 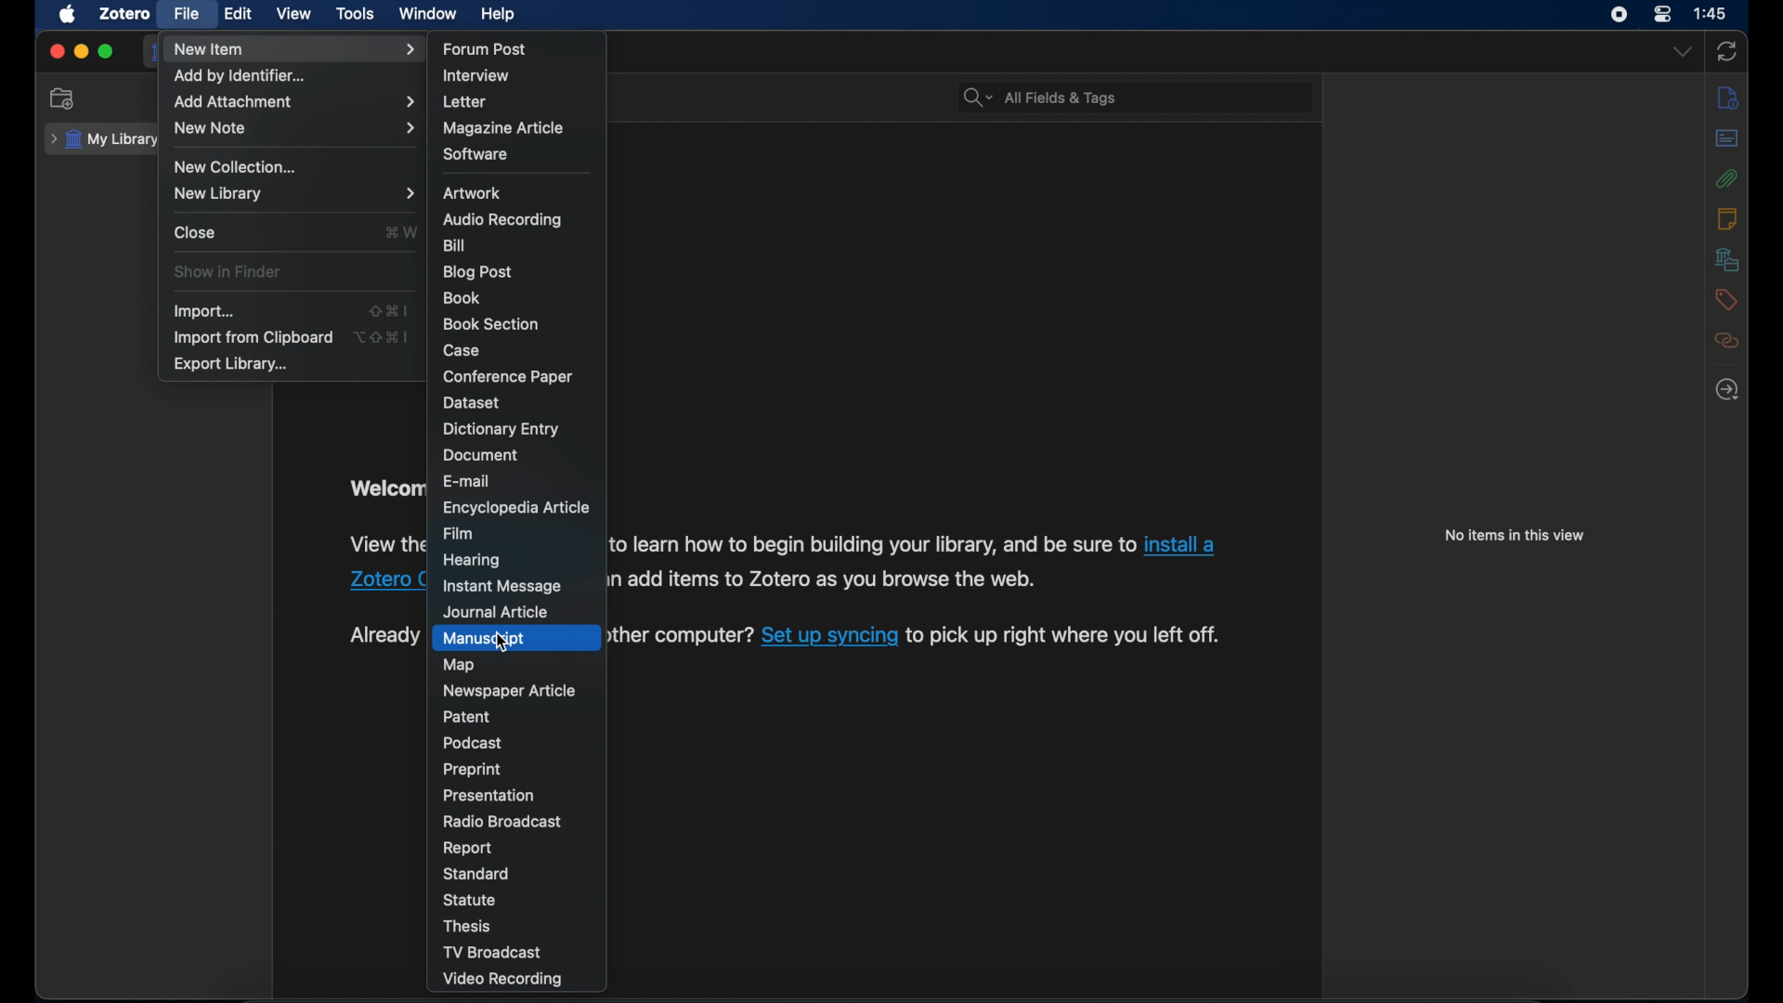 I want to click on info, so click(x=1727, y=98).